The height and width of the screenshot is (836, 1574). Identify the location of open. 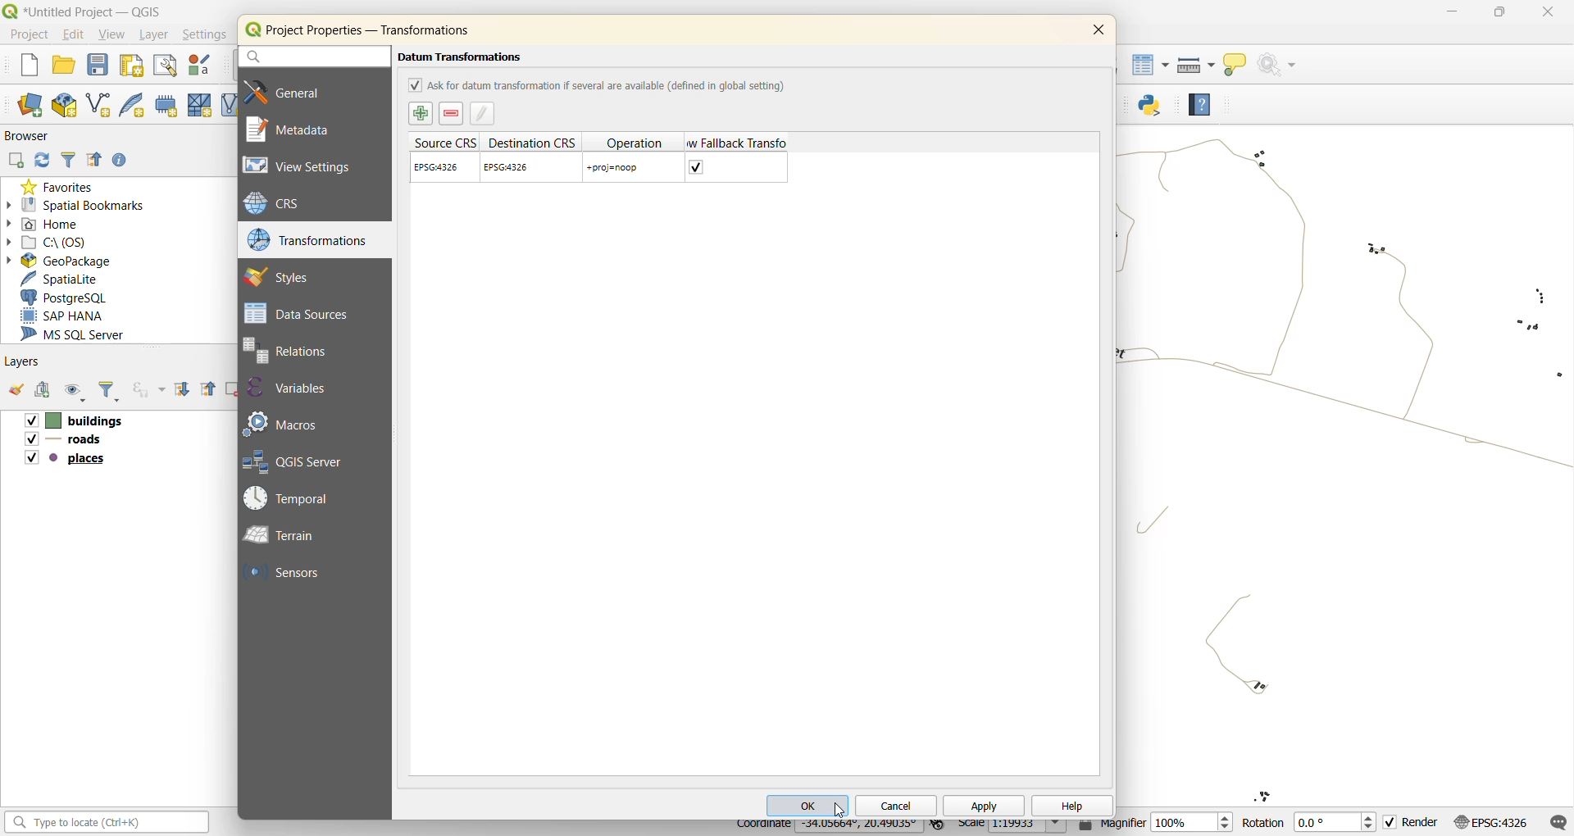
(66, 64).